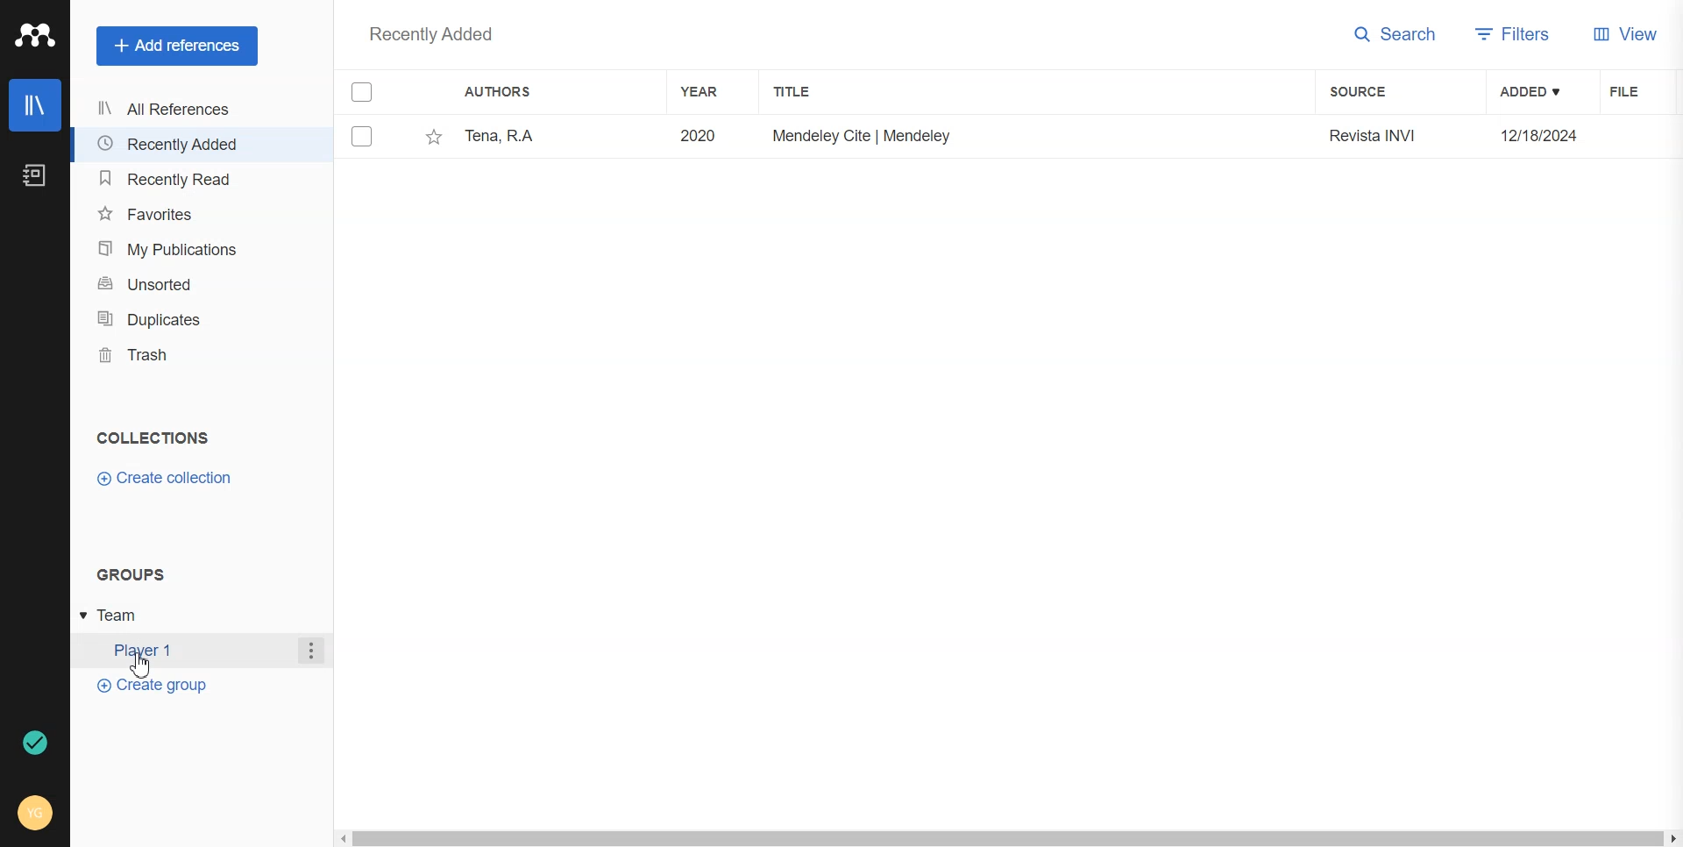  I want to click on Recently Added, so click(432, 34).